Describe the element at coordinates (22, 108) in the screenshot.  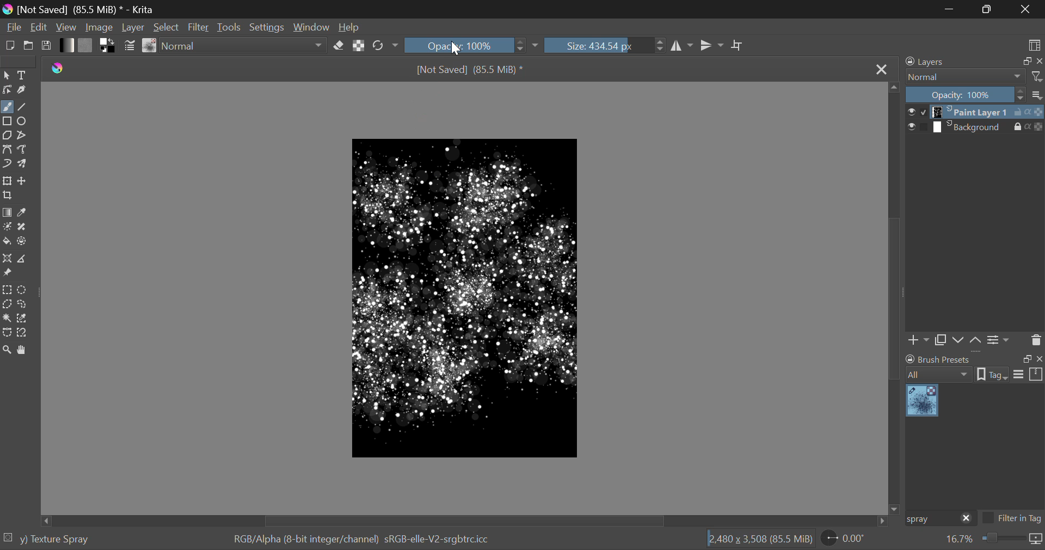
I see `Line` at that location.